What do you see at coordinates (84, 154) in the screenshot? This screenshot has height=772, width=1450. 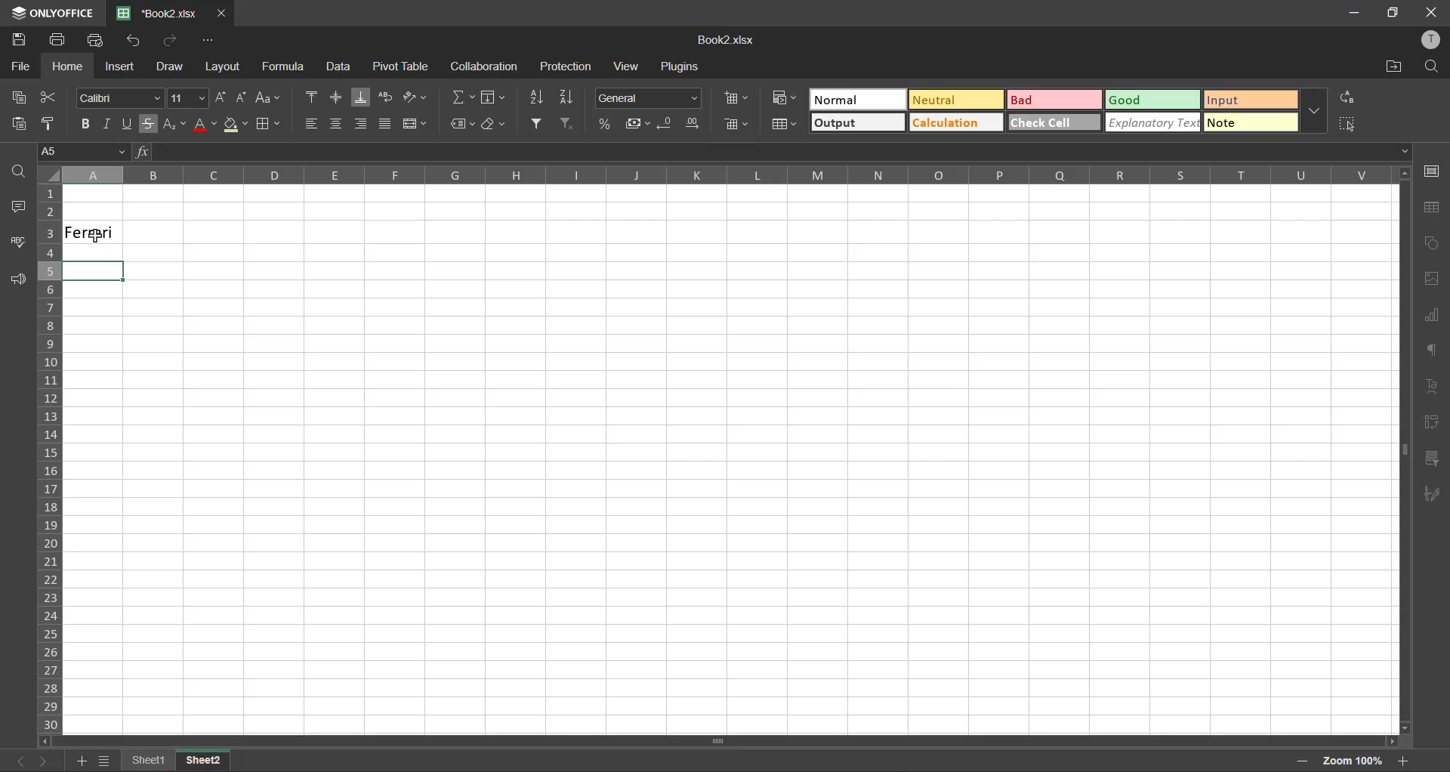 I see `cell address` at bounding box center [84, 154].